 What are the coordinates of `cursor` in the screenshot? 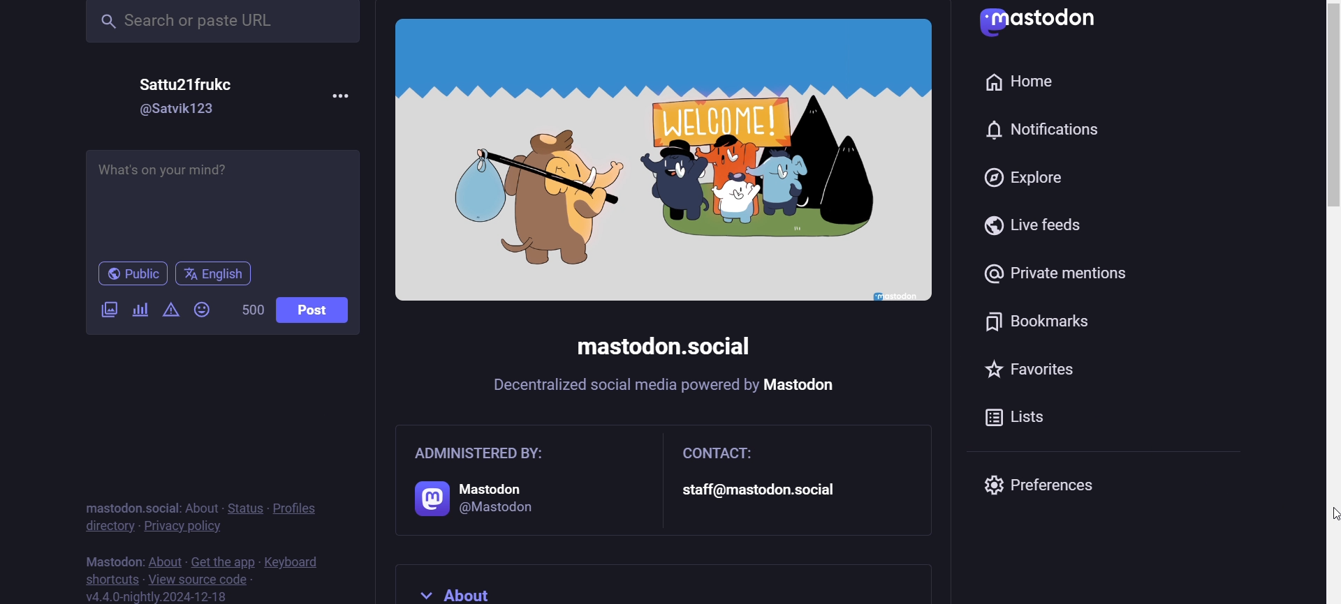 It's located at (1332, 516).